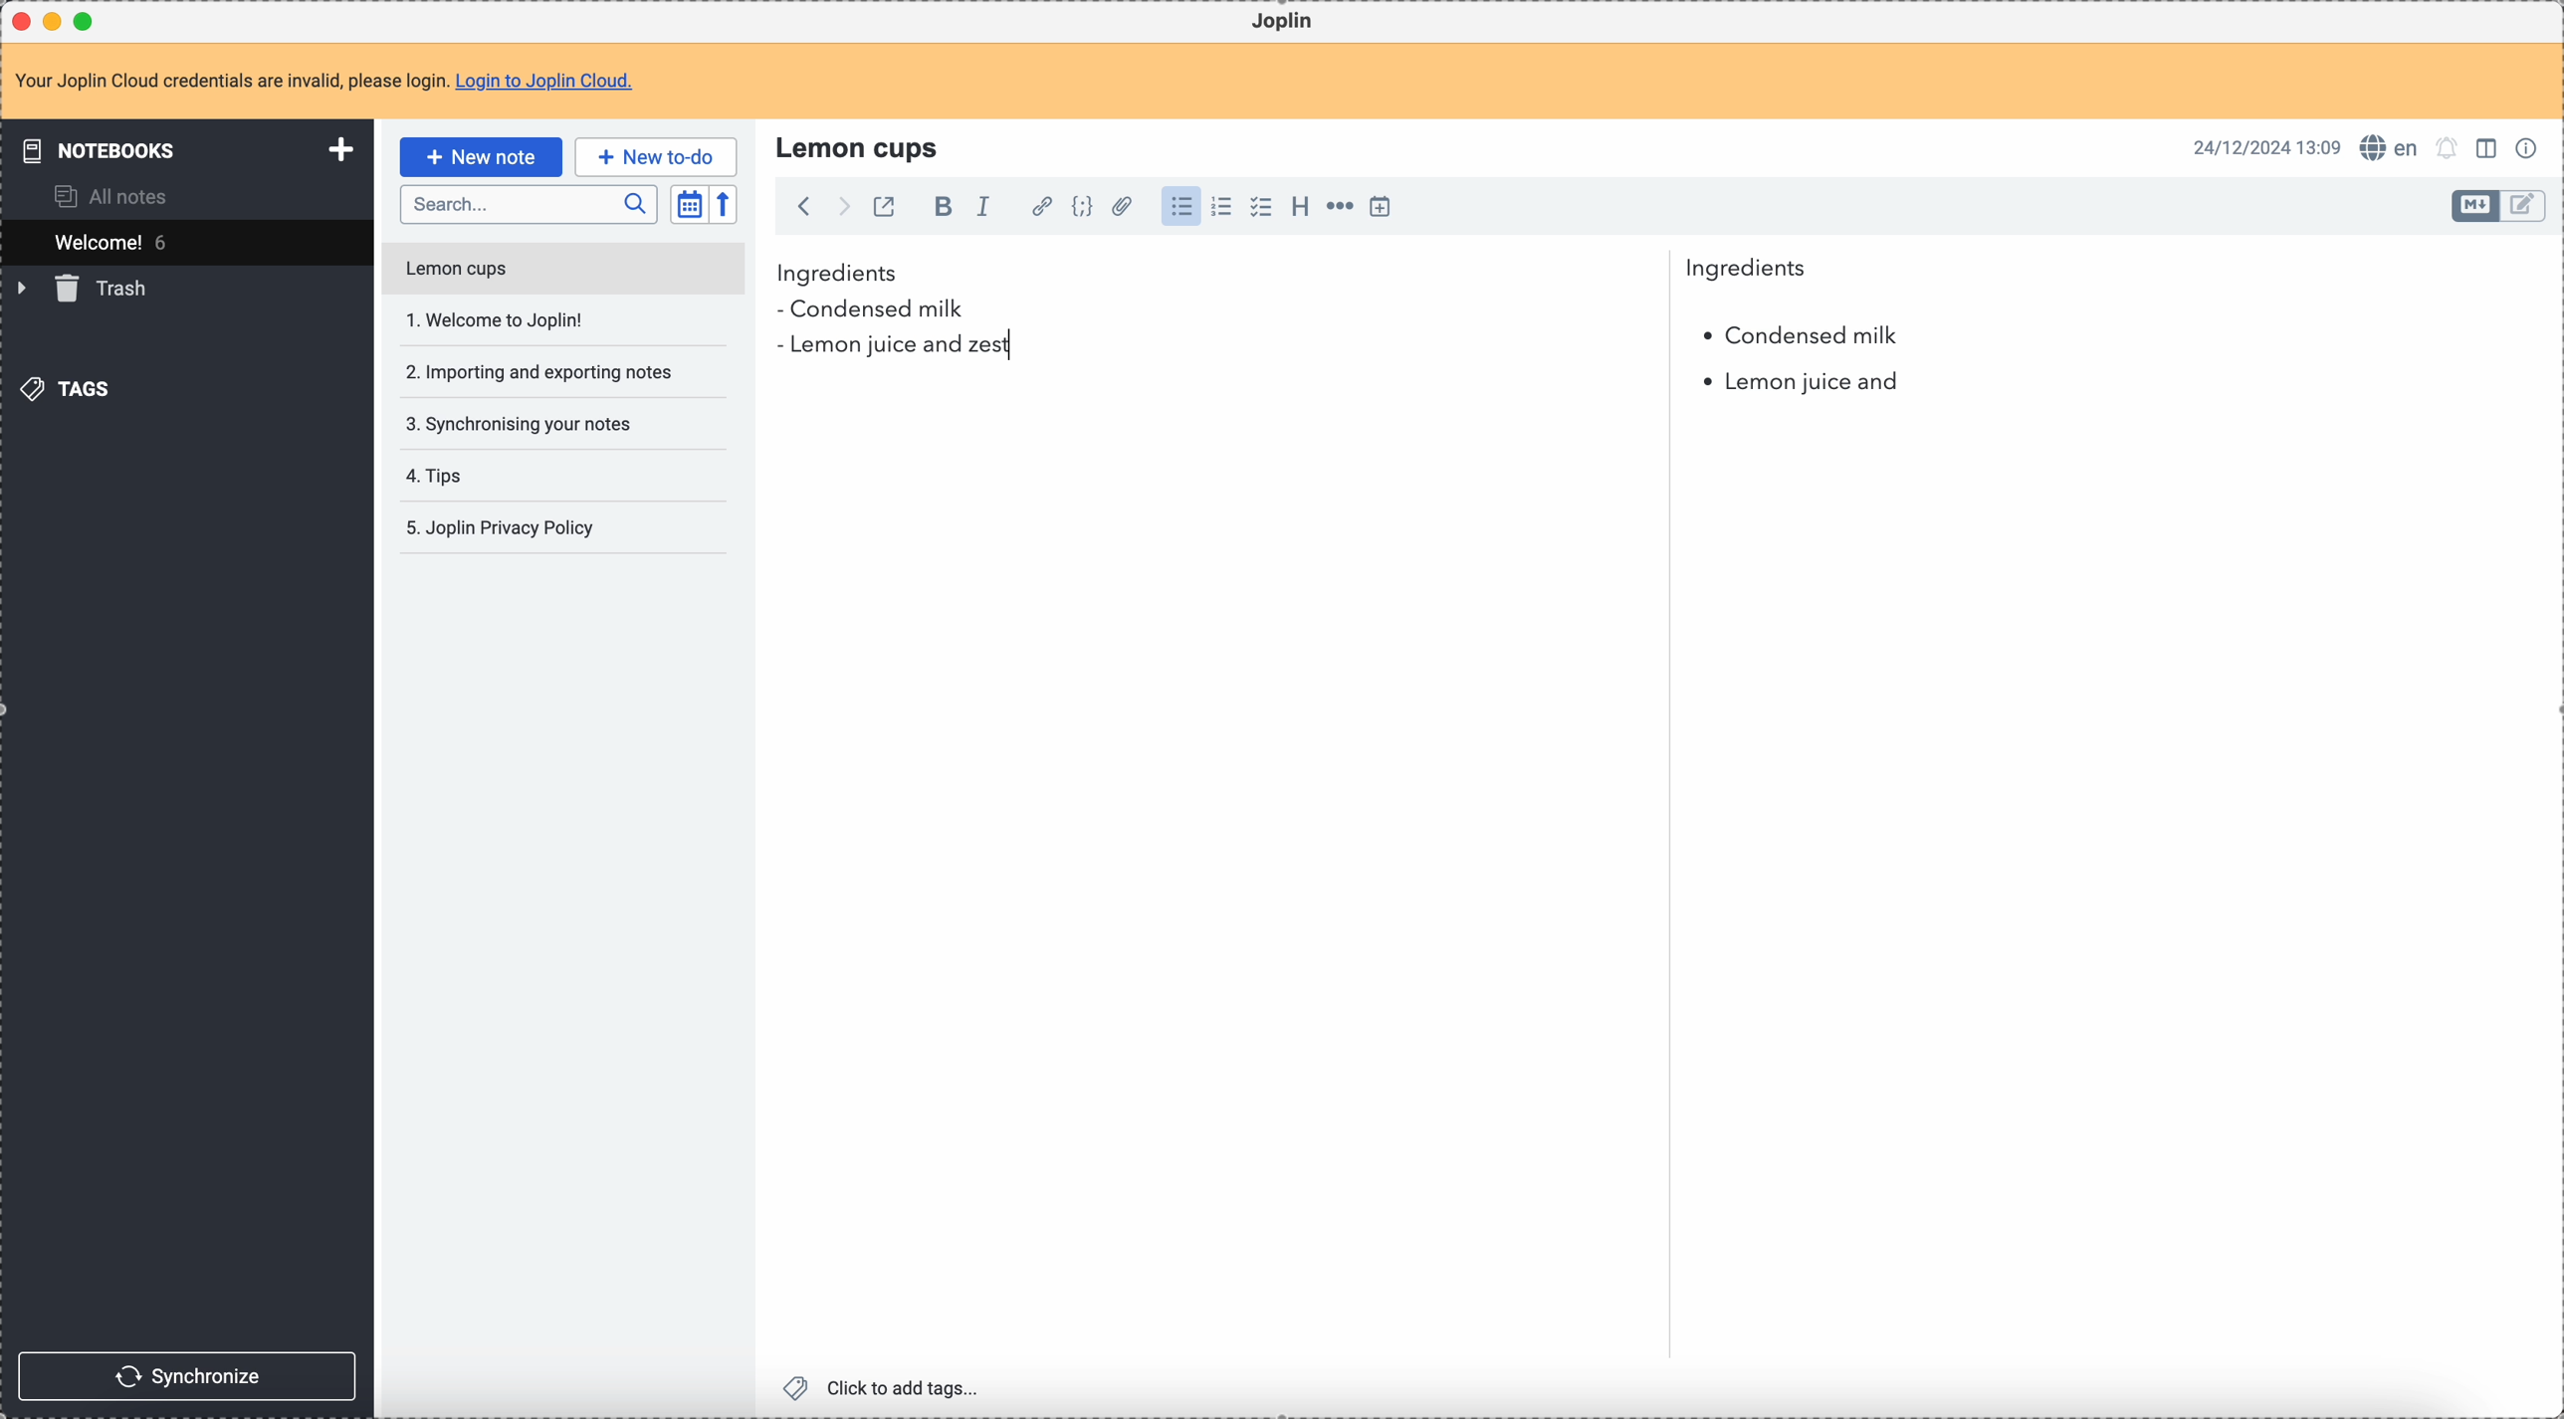 This screenshot has width=2564, height=1419. What do you see at coordinates (689, 205) in the screenshot?
I see `toggle sort order field` at bounding box center [689, 205].